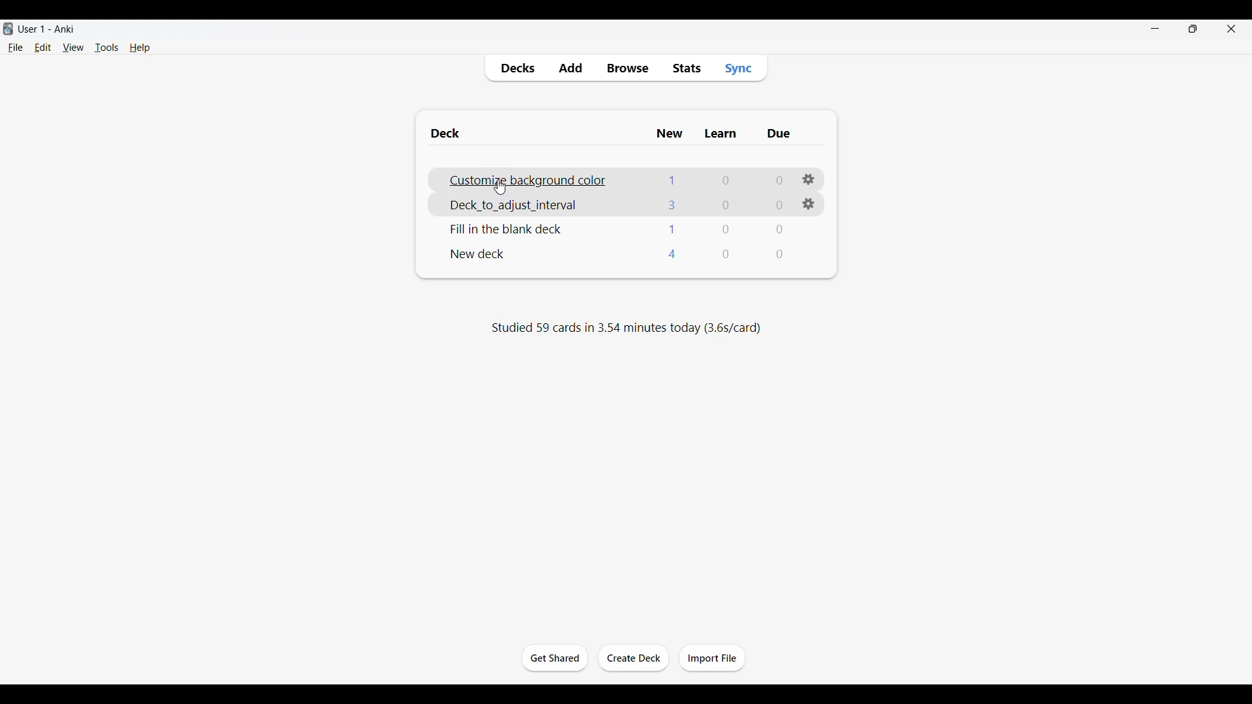  Describe the element at coordinates (712, 657) in the screenshot. I see `Import file` at that location.